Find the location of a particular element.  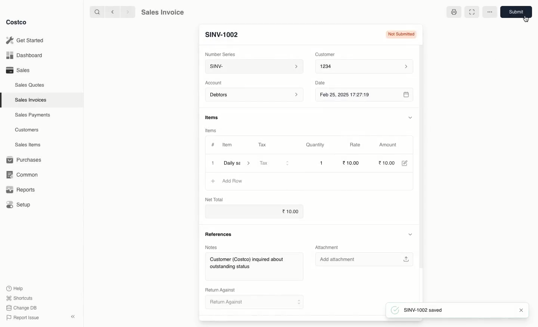

Report Issue is located at coordinates (24, 318).